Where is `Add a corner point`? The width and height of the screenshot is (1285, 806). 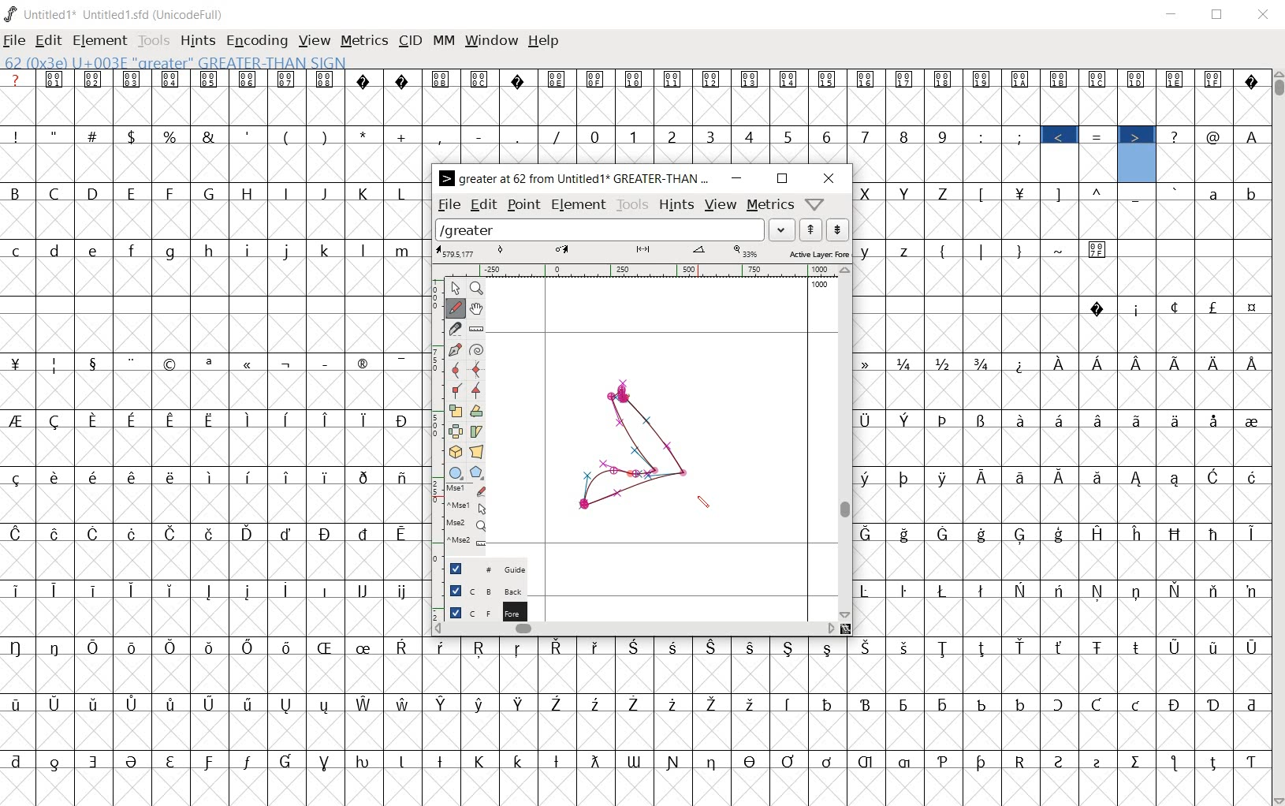
Add a corner point is located at coordinates (477, 390).